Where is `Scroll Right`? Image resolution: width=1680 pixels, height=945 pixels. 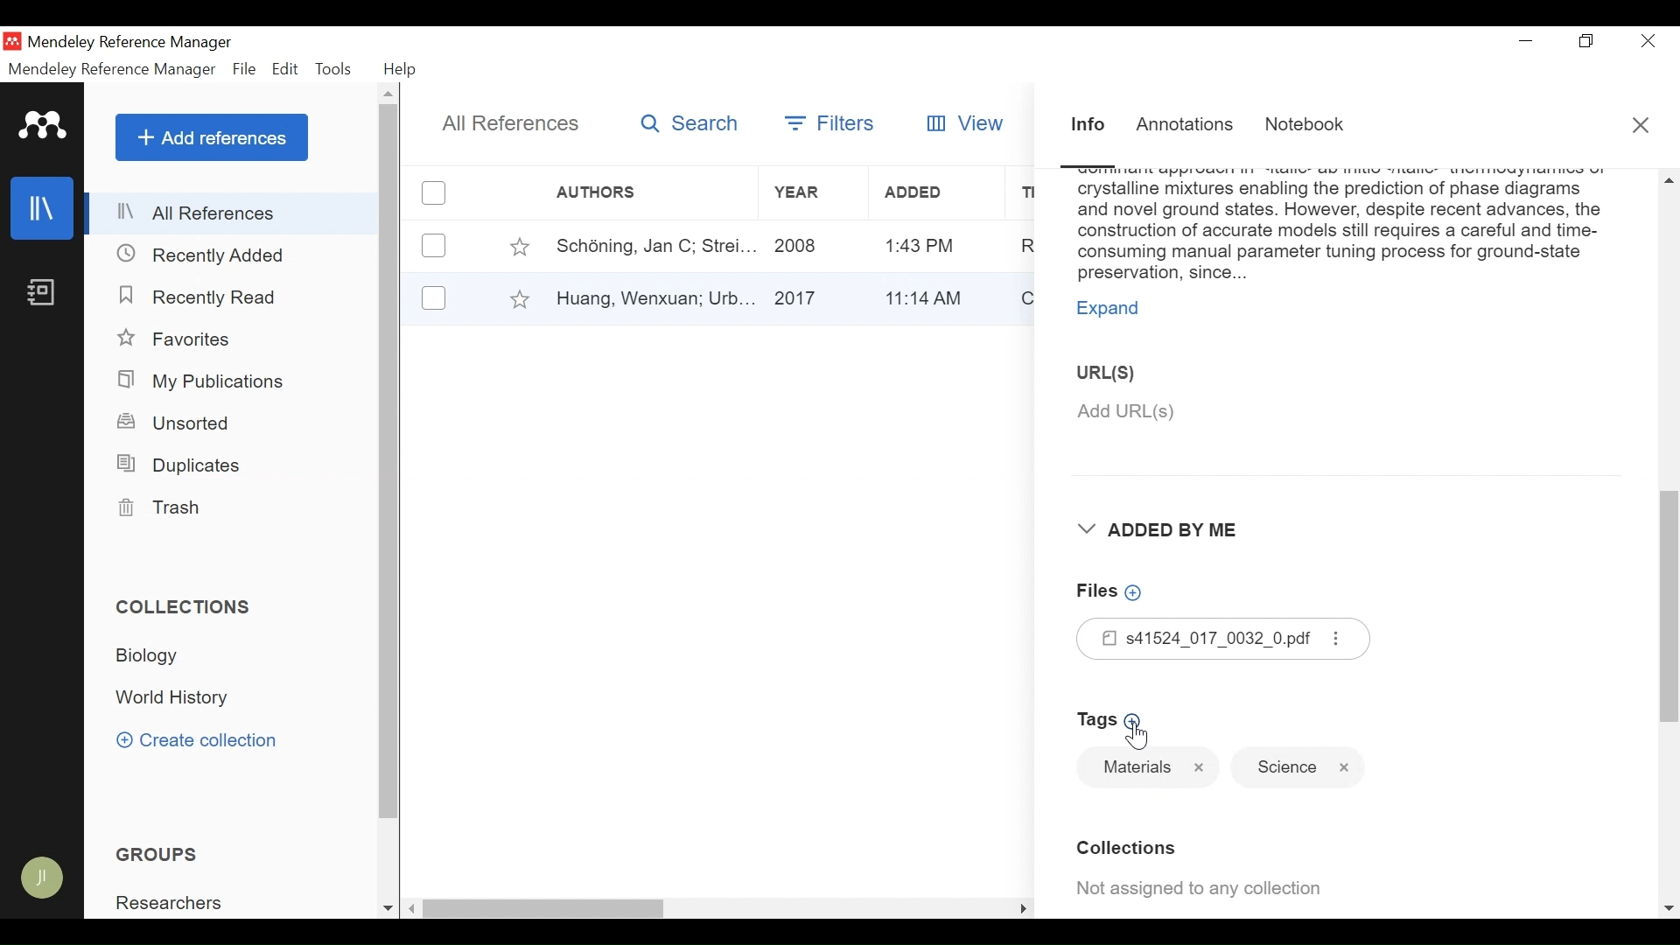 Scroll Right is located at coordinates (1024, 908).